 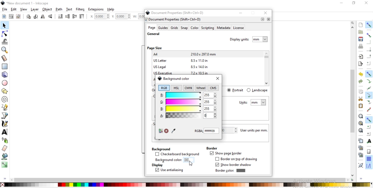 What do you see at coordinates (82, 17) in the screenshot?
I see `raise selection to top` at bounding box center [82, 17].